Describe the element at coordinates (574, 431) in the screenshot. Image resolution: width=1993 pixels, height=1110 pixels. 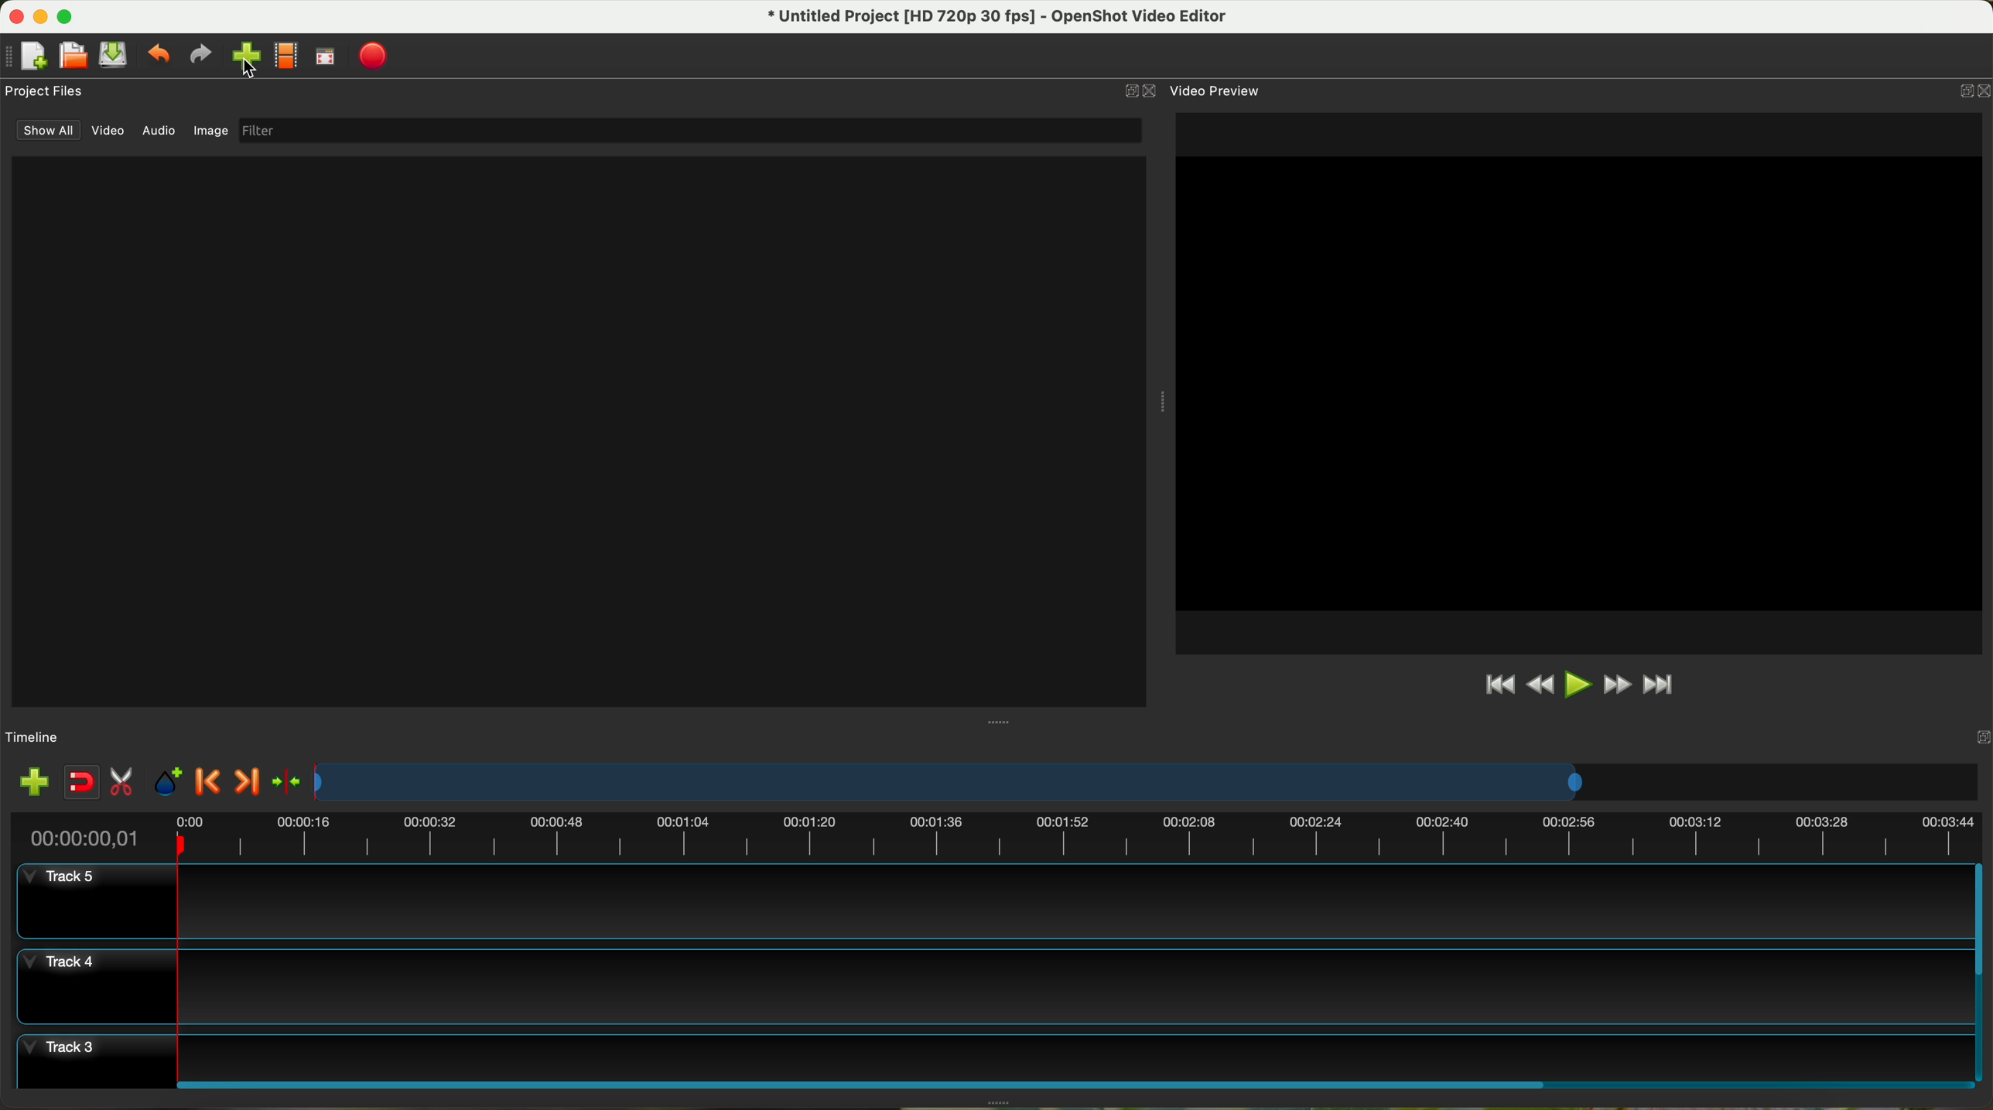
I see `window files` at that location.